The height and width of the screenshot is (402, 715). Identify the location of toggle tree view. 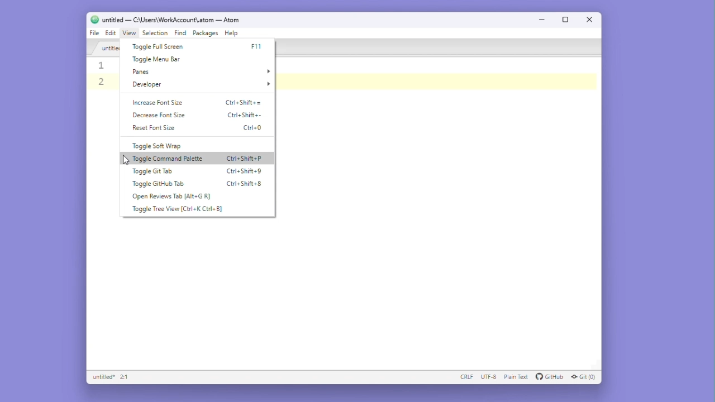
(179, 211).